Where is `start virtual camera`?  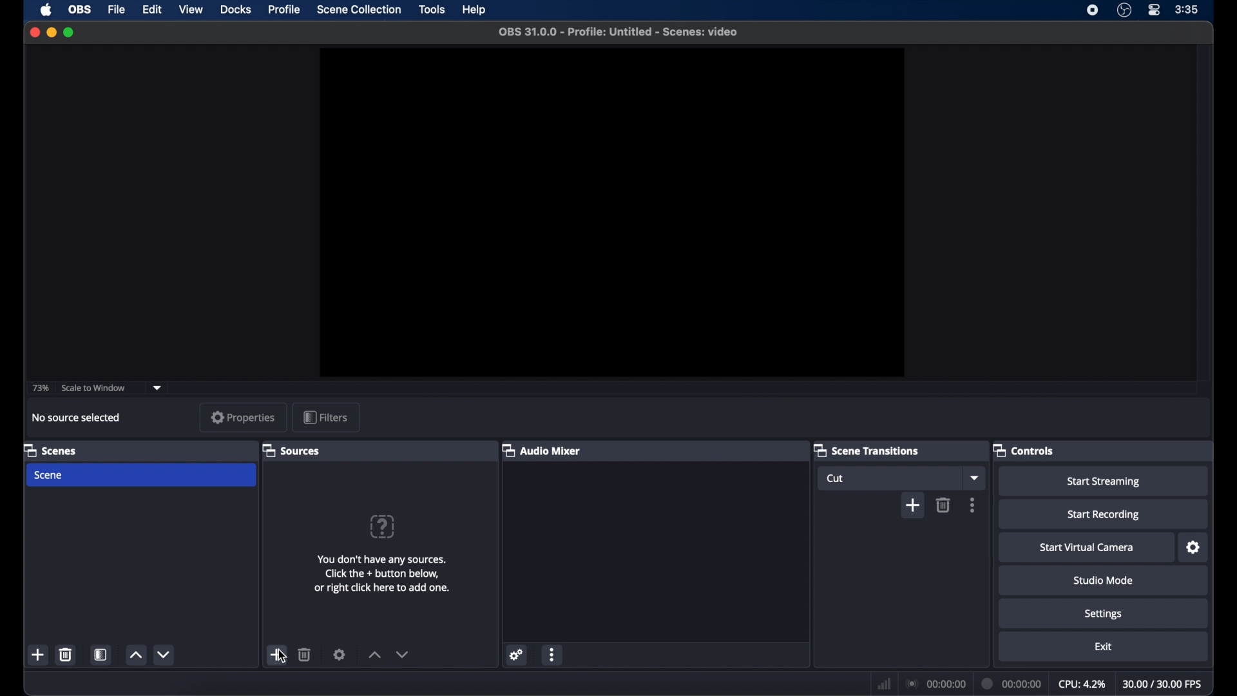 start virtual camera is located at coordinates (1088, 547).